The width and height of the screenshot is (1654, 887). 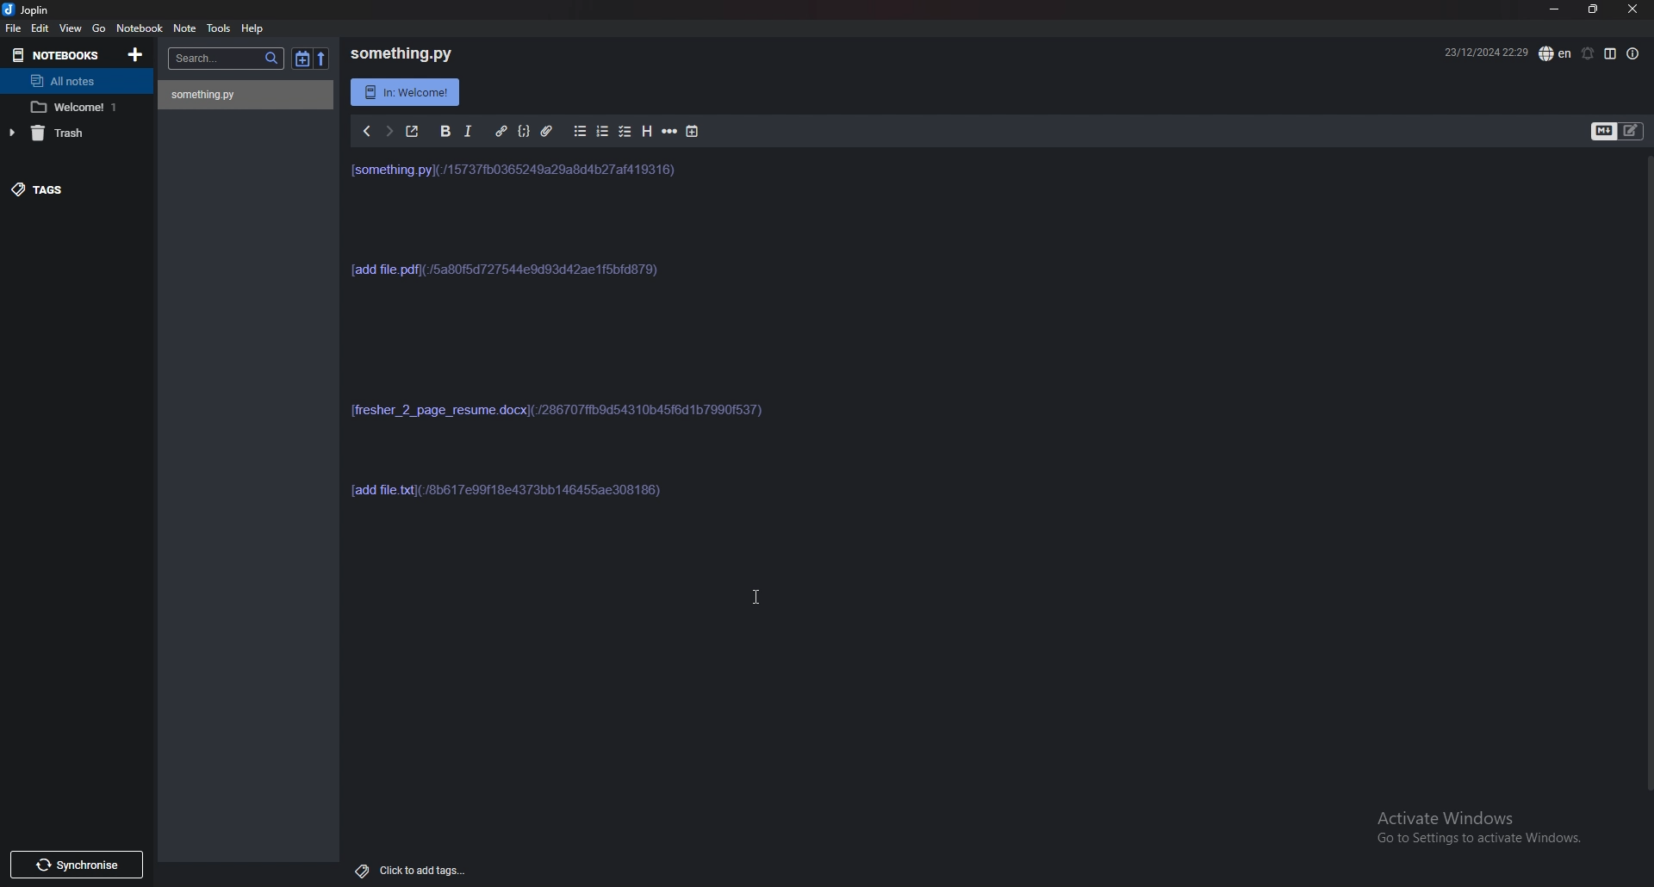 I want to click on Hyperlink, so click(x=499, y=133).